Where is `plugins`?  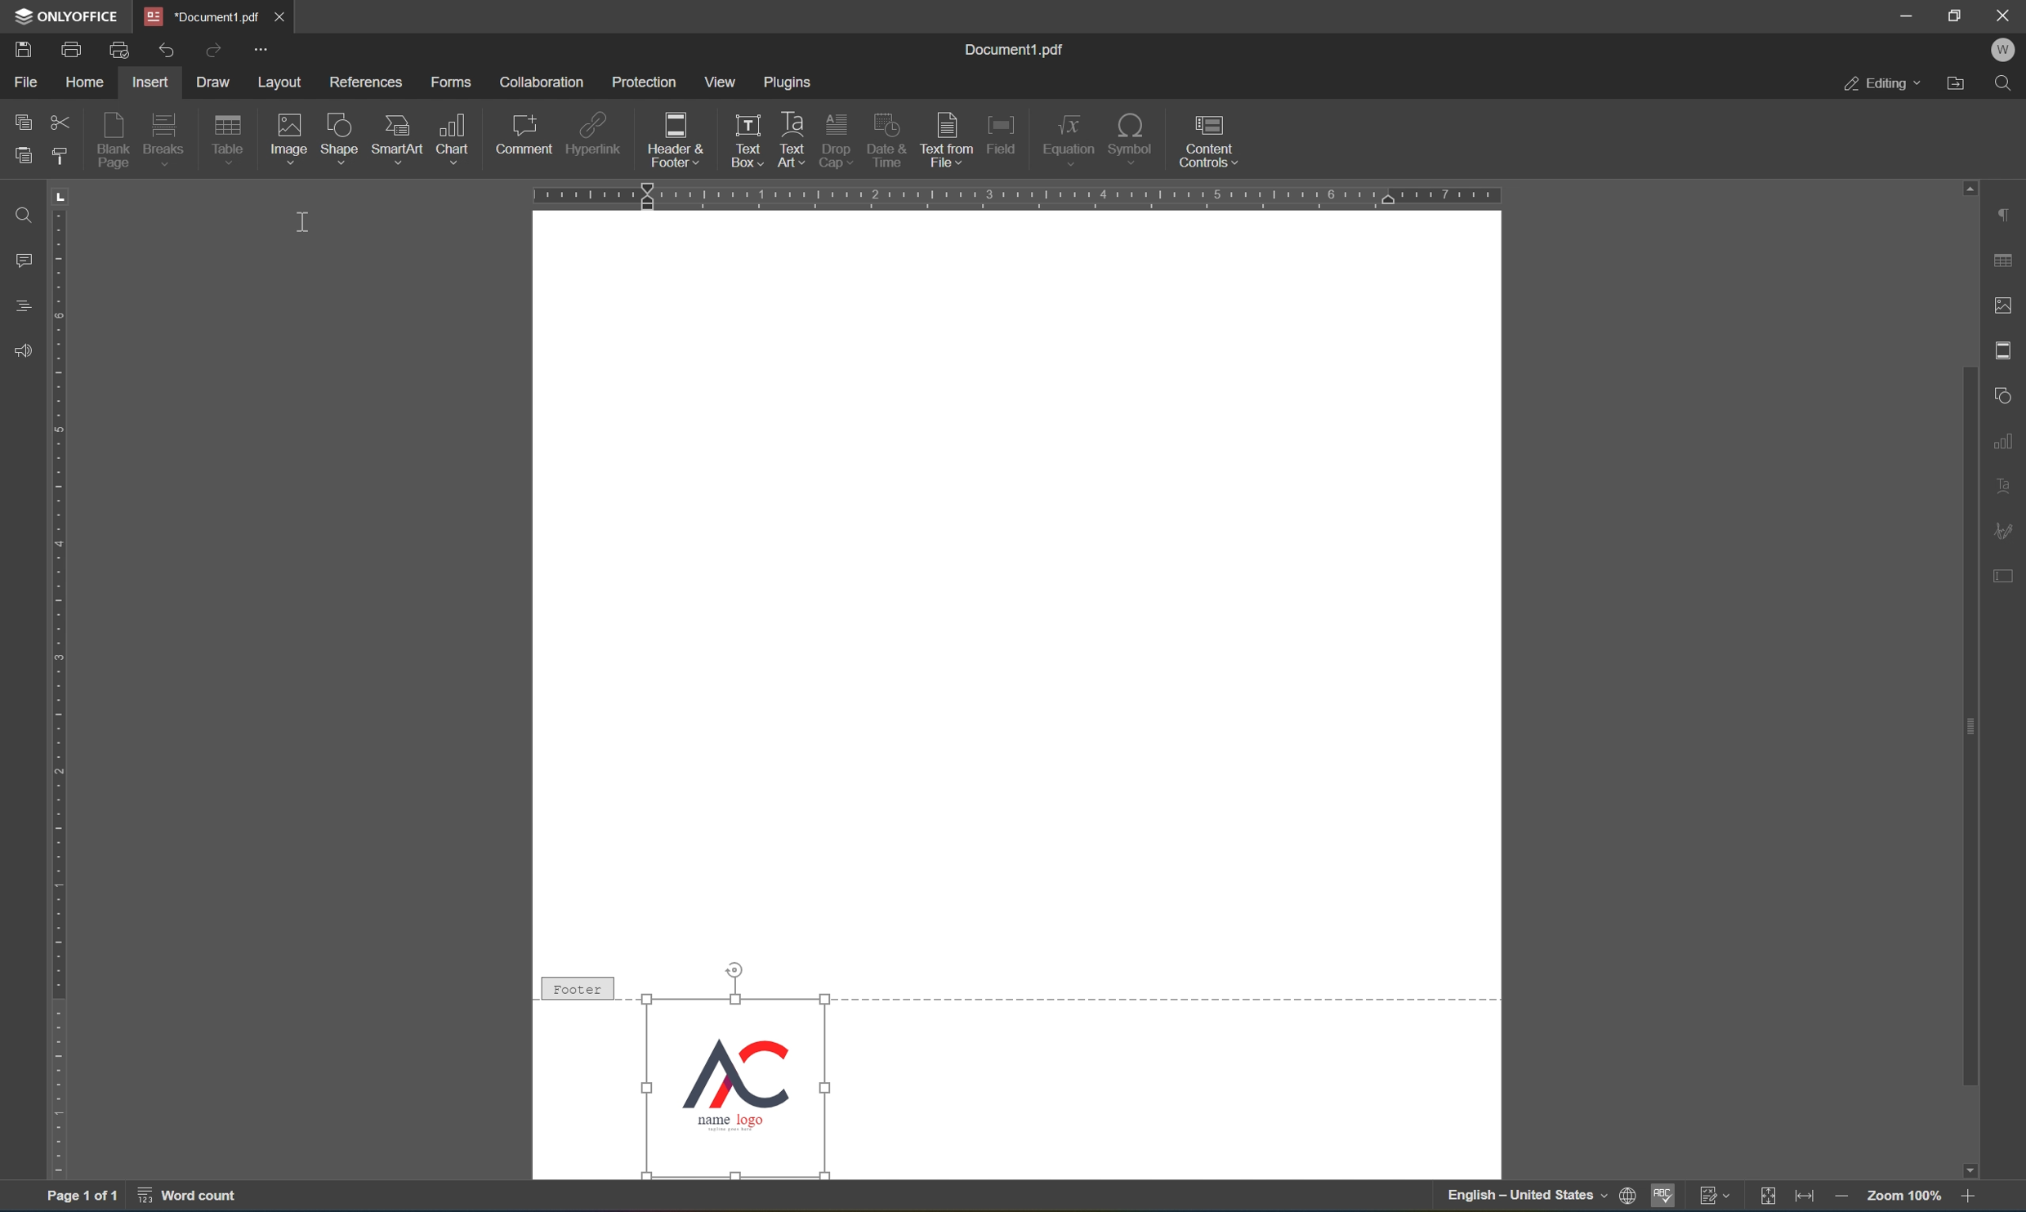 plugins is located at coordinates (790, 80).